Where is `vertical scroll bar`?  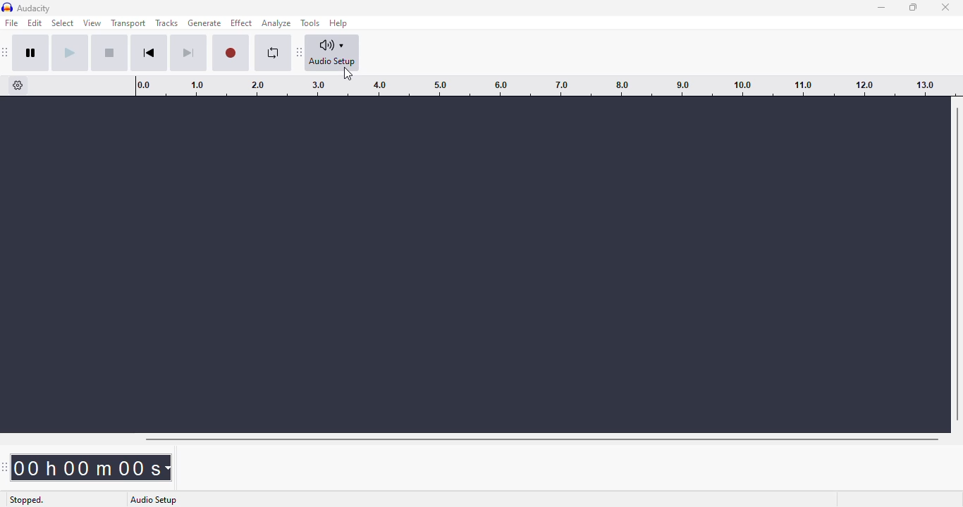 vertical scroll bar is located at coordinates (957, 263).